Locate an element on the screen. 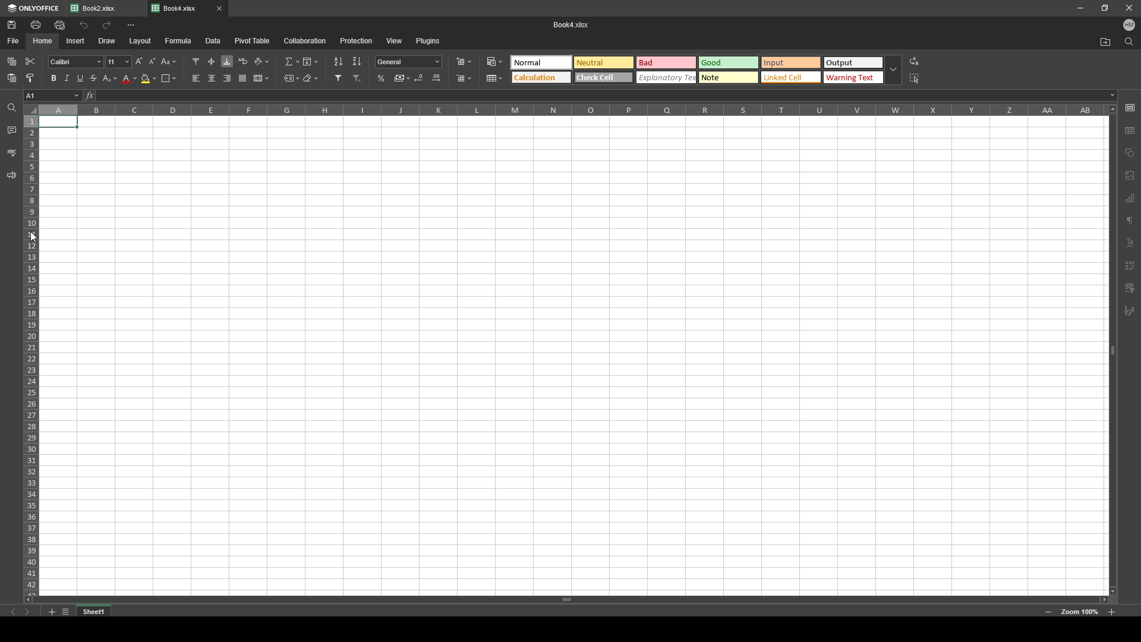 The height and width of the screenshot is (642, 1141). minimize is located at coordinates (1080, 8).